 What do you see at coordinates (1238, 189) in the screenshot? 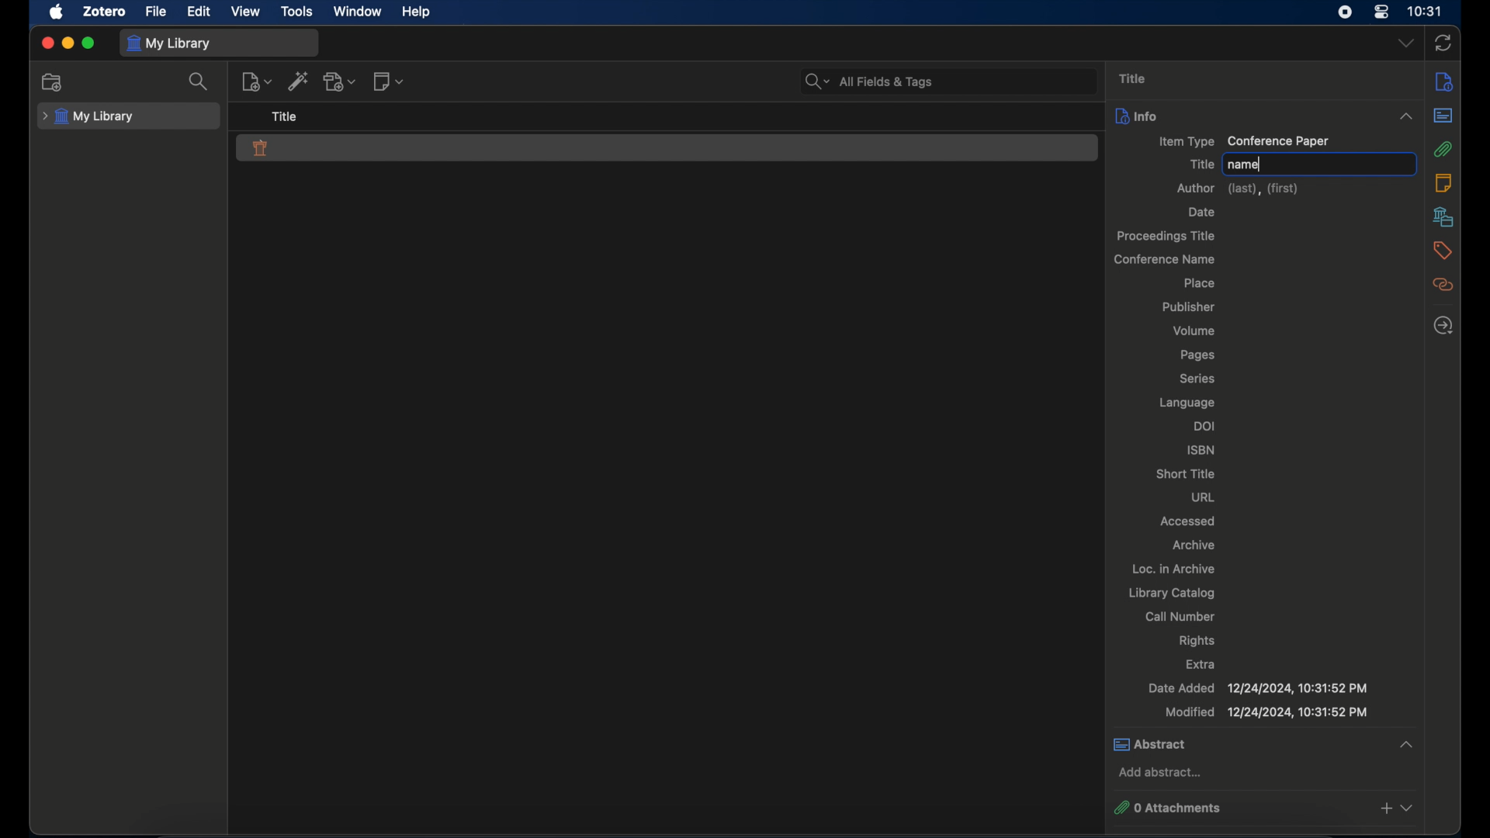
I see `author` at bounding box center [1238, 189].